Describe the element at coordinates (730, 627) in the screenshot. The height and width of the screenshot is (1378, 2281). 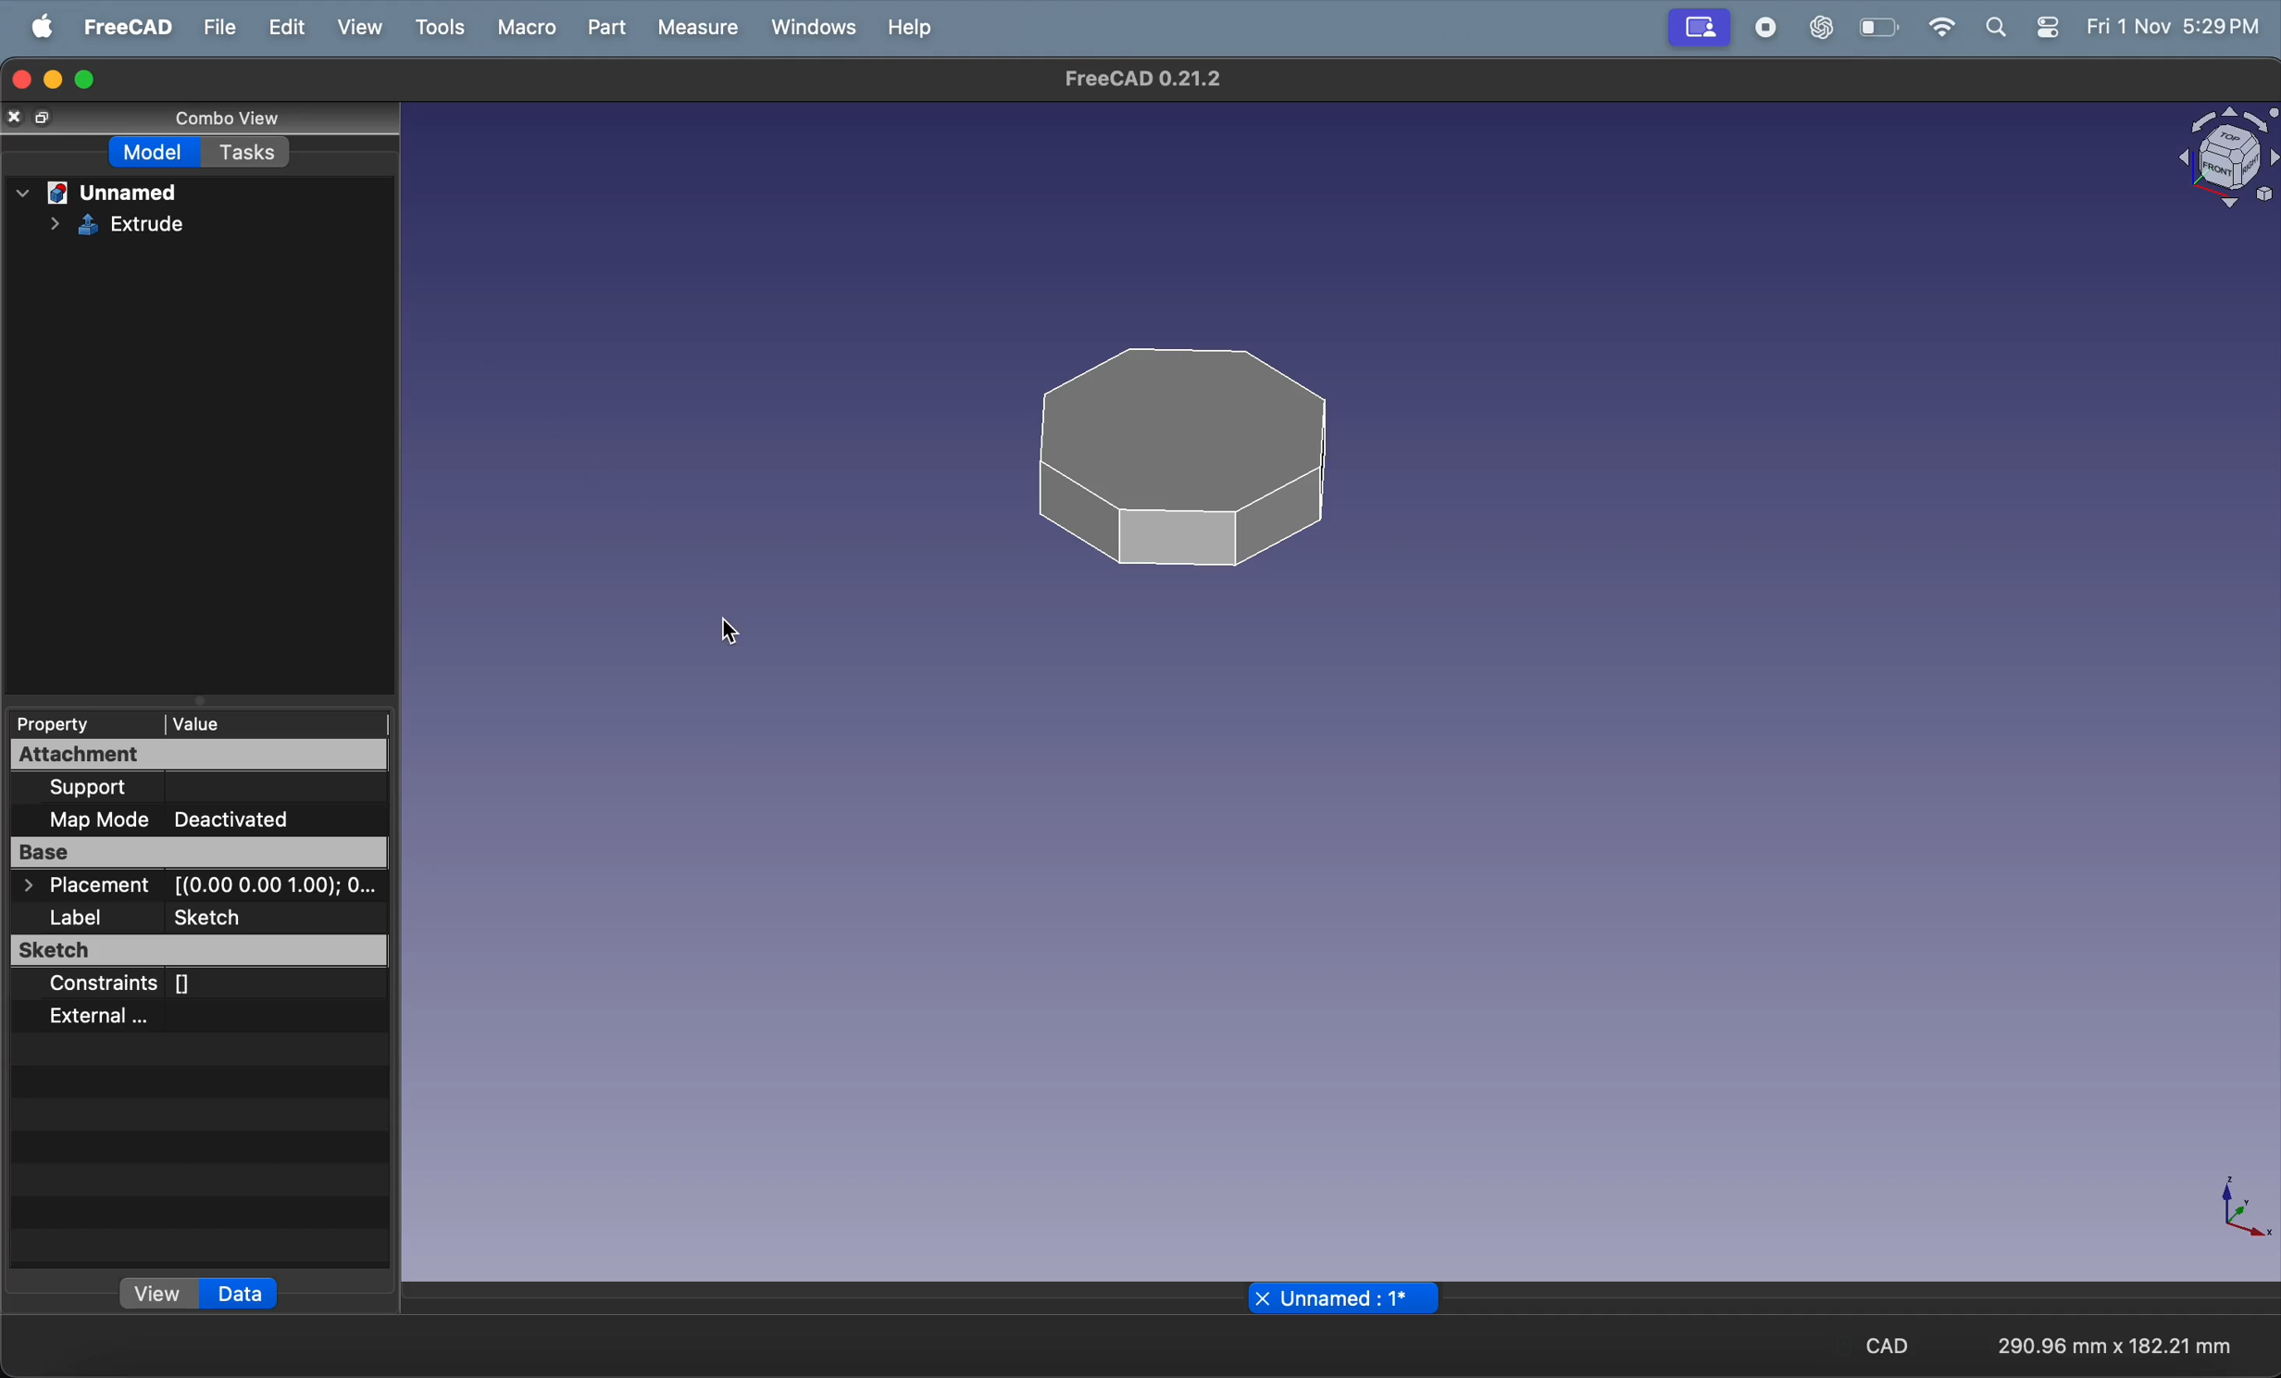
I see `cursor` at that location.